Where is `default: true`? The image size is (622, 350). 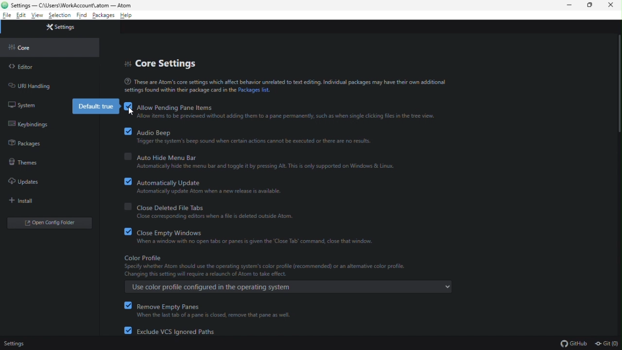 default: true is located at coordinates (95, 106).